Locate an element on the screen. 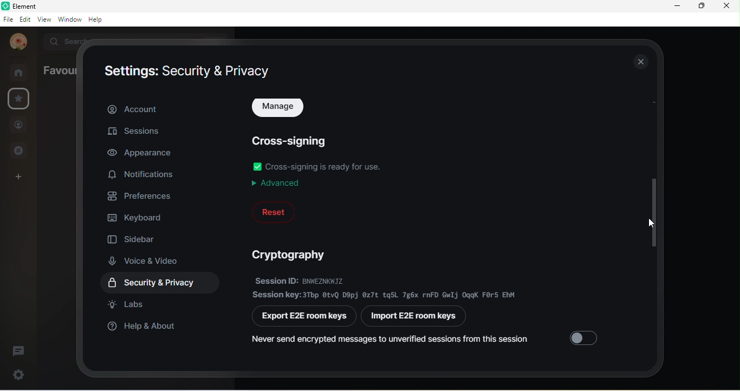 The image size is (740, 391). cross signing is ready for use is located at coordinates (326, 166).